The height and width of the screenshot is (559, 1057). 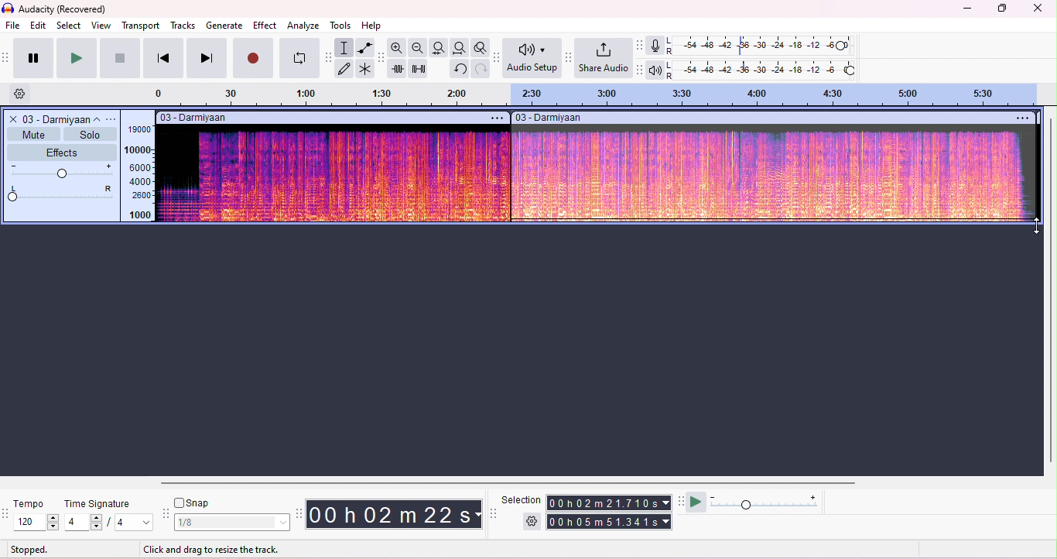 I want to click on close, so click(x=12, y=118).